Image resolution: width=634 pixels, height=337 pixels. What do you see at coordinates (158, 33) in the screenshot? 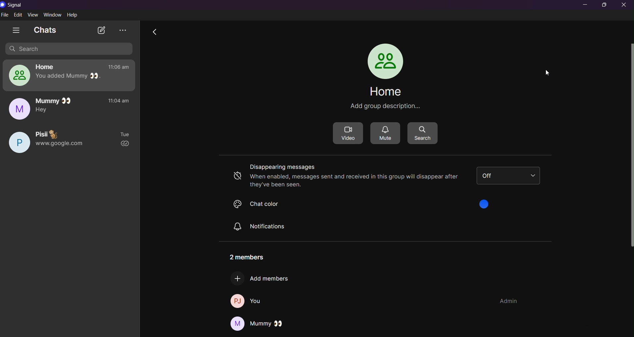
I see `go back` at bounding box center [158, 33].